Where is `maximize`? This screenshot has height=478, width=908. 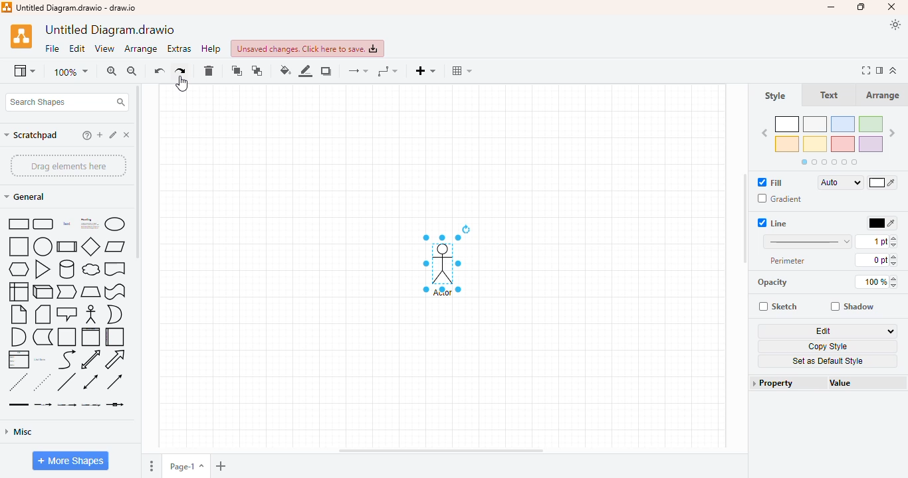
maximize is located at coordinates (862, 7).